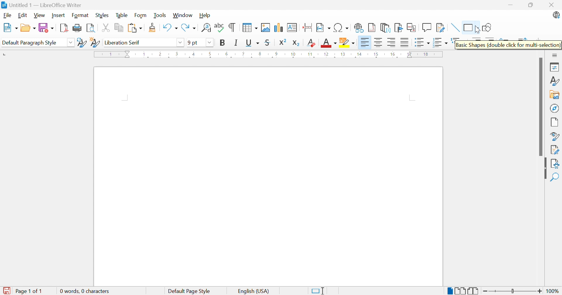 Image resolution: width=562 pixels, height=295 pixels. I want to click on Styles, so click(102, 16).